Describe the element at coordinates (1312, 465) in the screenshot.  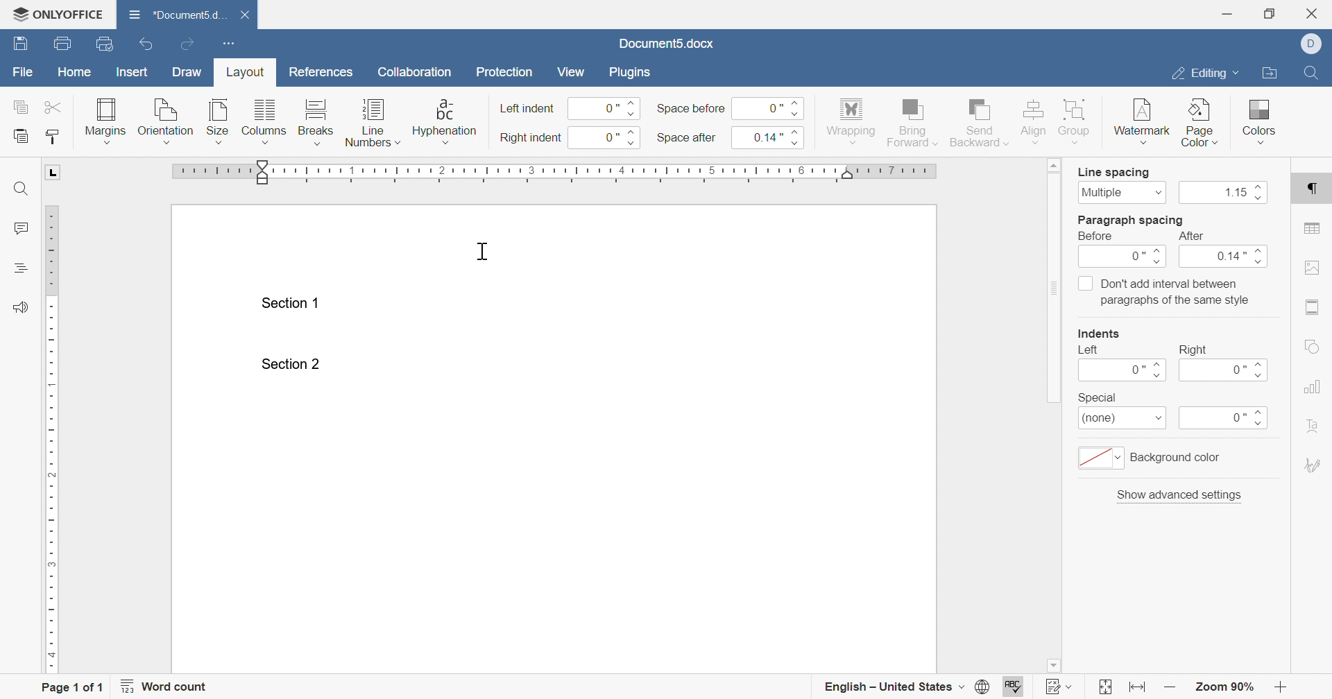
I see `signature settings` at that location.